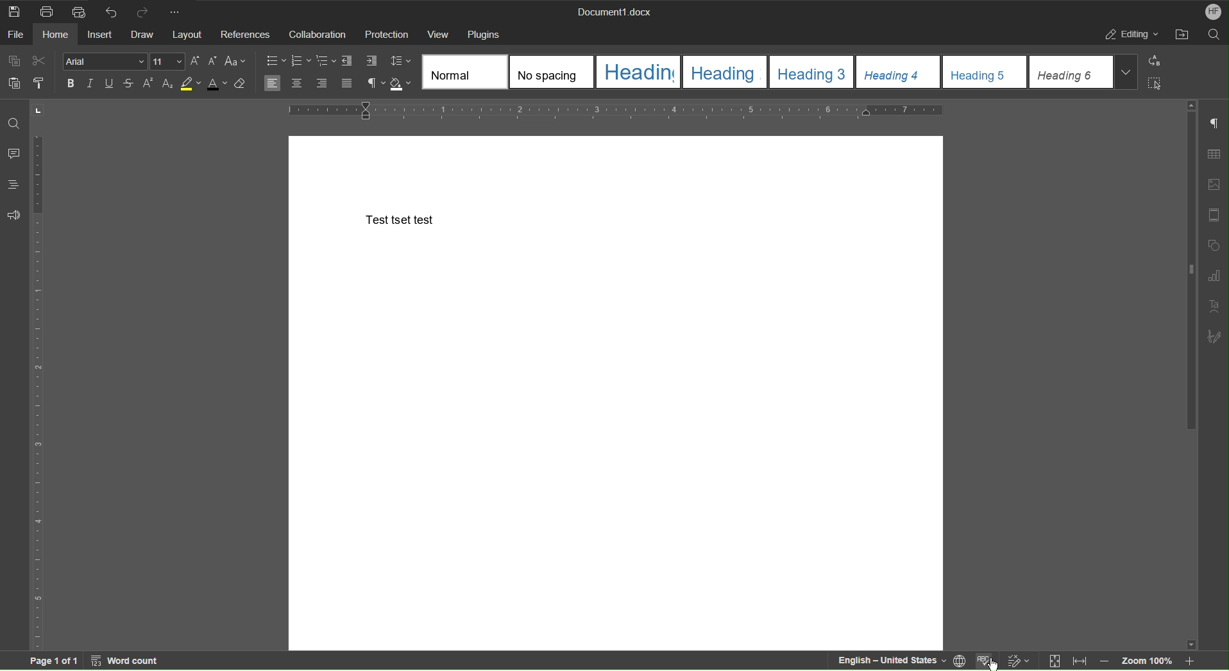 The height and width of the screenshot is (671, 1229). Describe the element at coordinates (144, 35) in the screenshot. I see `Draw` at that location.